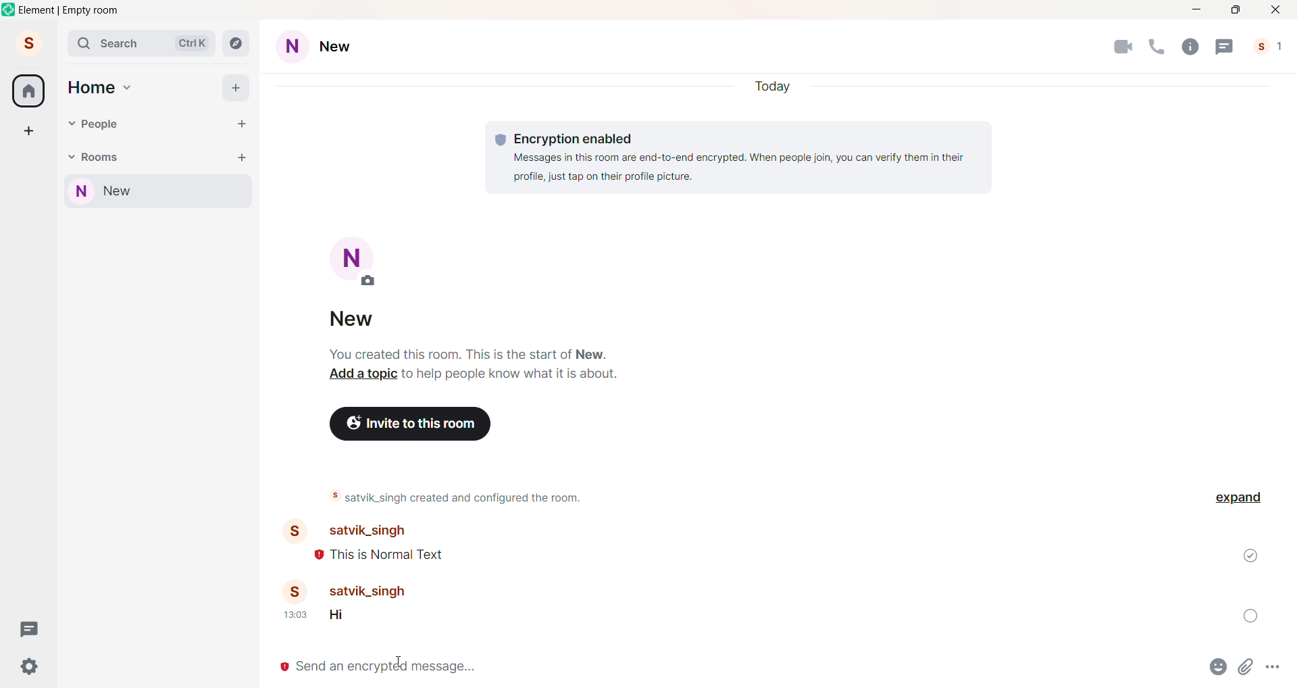 The height and width of the screenshot is (688, 1297). I want to click on More Options, so click(1275, 667).